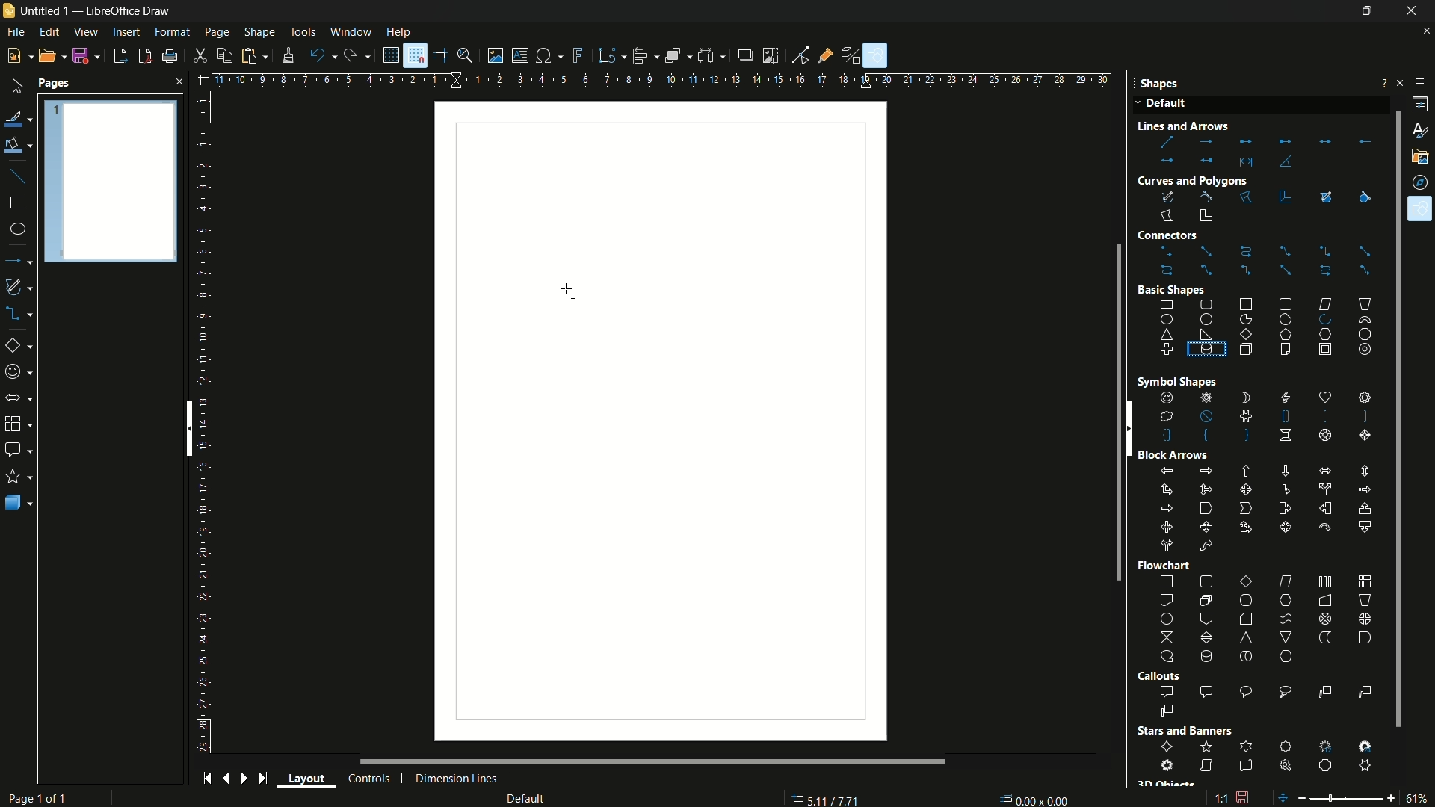 The image size is (1435, 807). What do you see at coordinates (661, 421) in the screenshot?
I see `workspace` at bounding box center [661, 421].